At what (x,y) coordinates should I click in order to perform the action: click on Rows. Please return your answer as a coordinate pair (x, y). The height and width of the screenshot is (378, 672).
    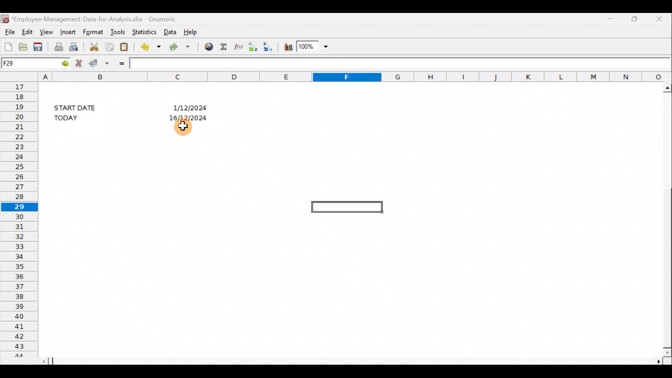
    Looking at the image, I should click on (18, 219).